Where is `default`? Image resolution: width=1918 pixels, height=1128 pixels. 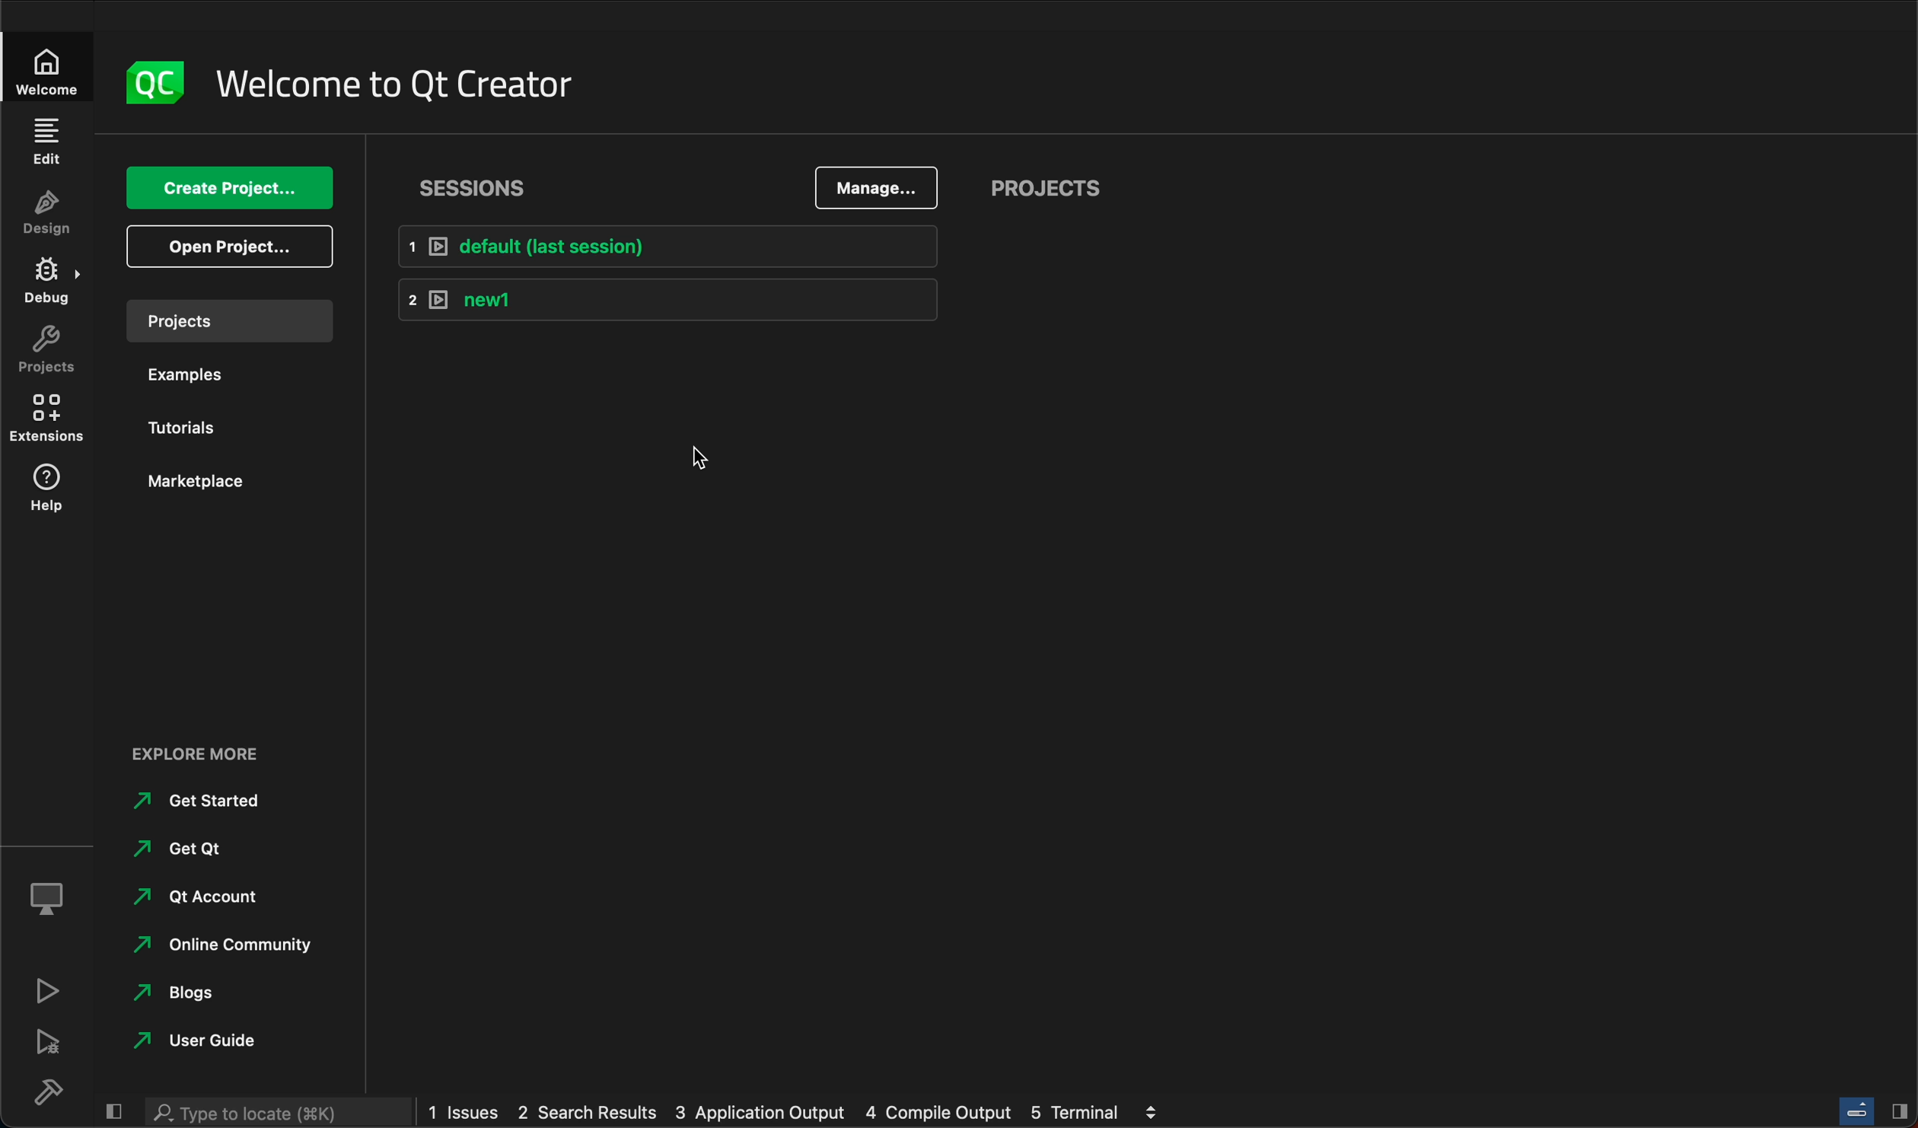 default is located at coordinates (672, 247).